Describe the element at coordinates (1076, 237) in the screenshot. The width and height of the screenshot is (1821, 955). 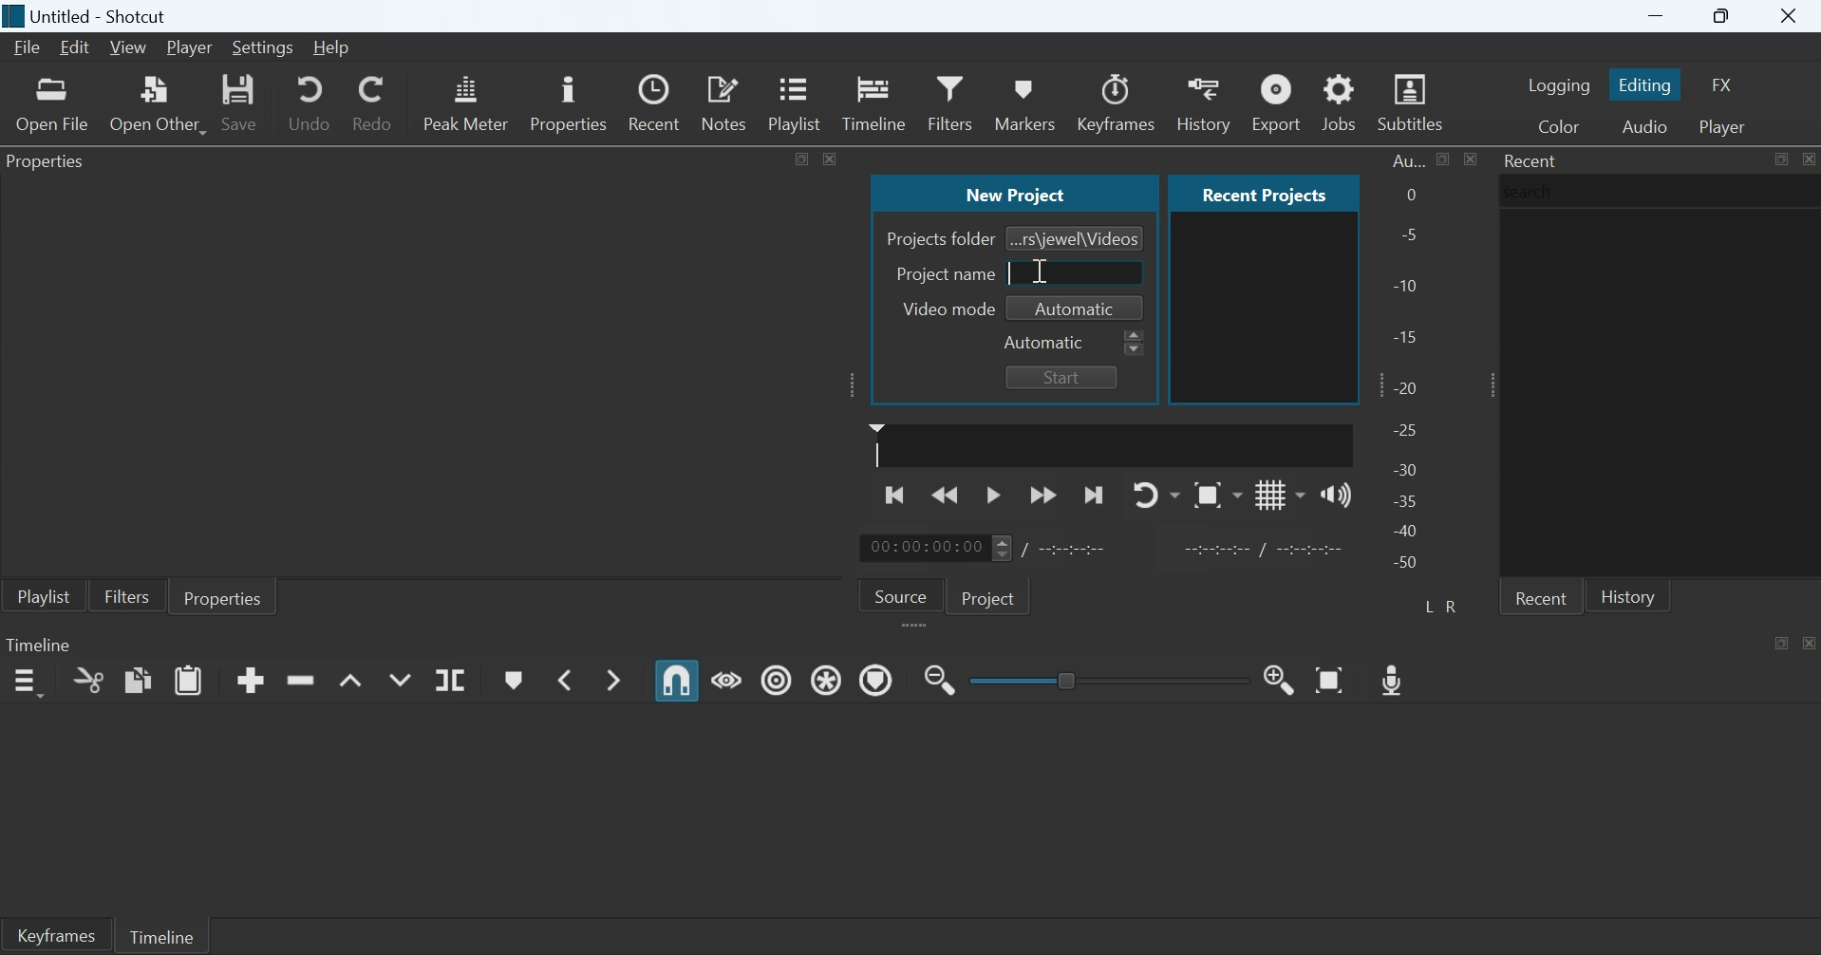
I see `C:\Users\jewel\Videos` at that location.